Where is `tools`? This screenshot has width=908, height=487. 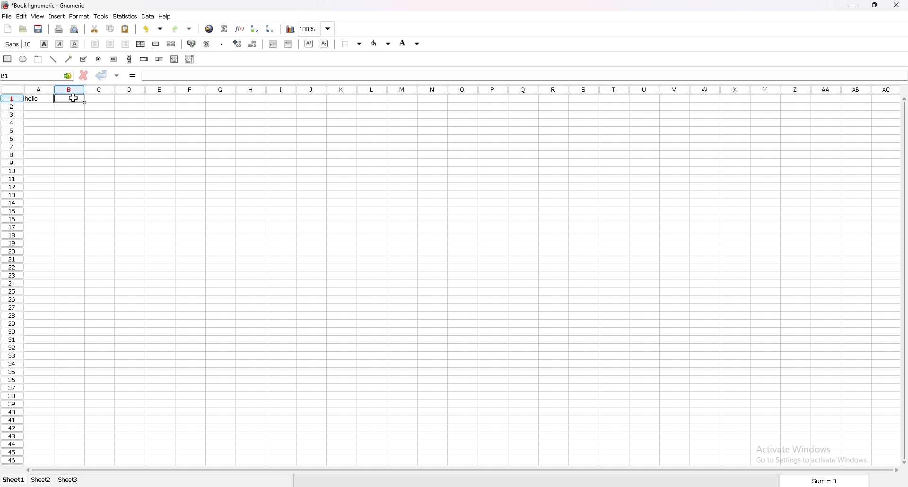 tools is located at coordinates (101, 16).